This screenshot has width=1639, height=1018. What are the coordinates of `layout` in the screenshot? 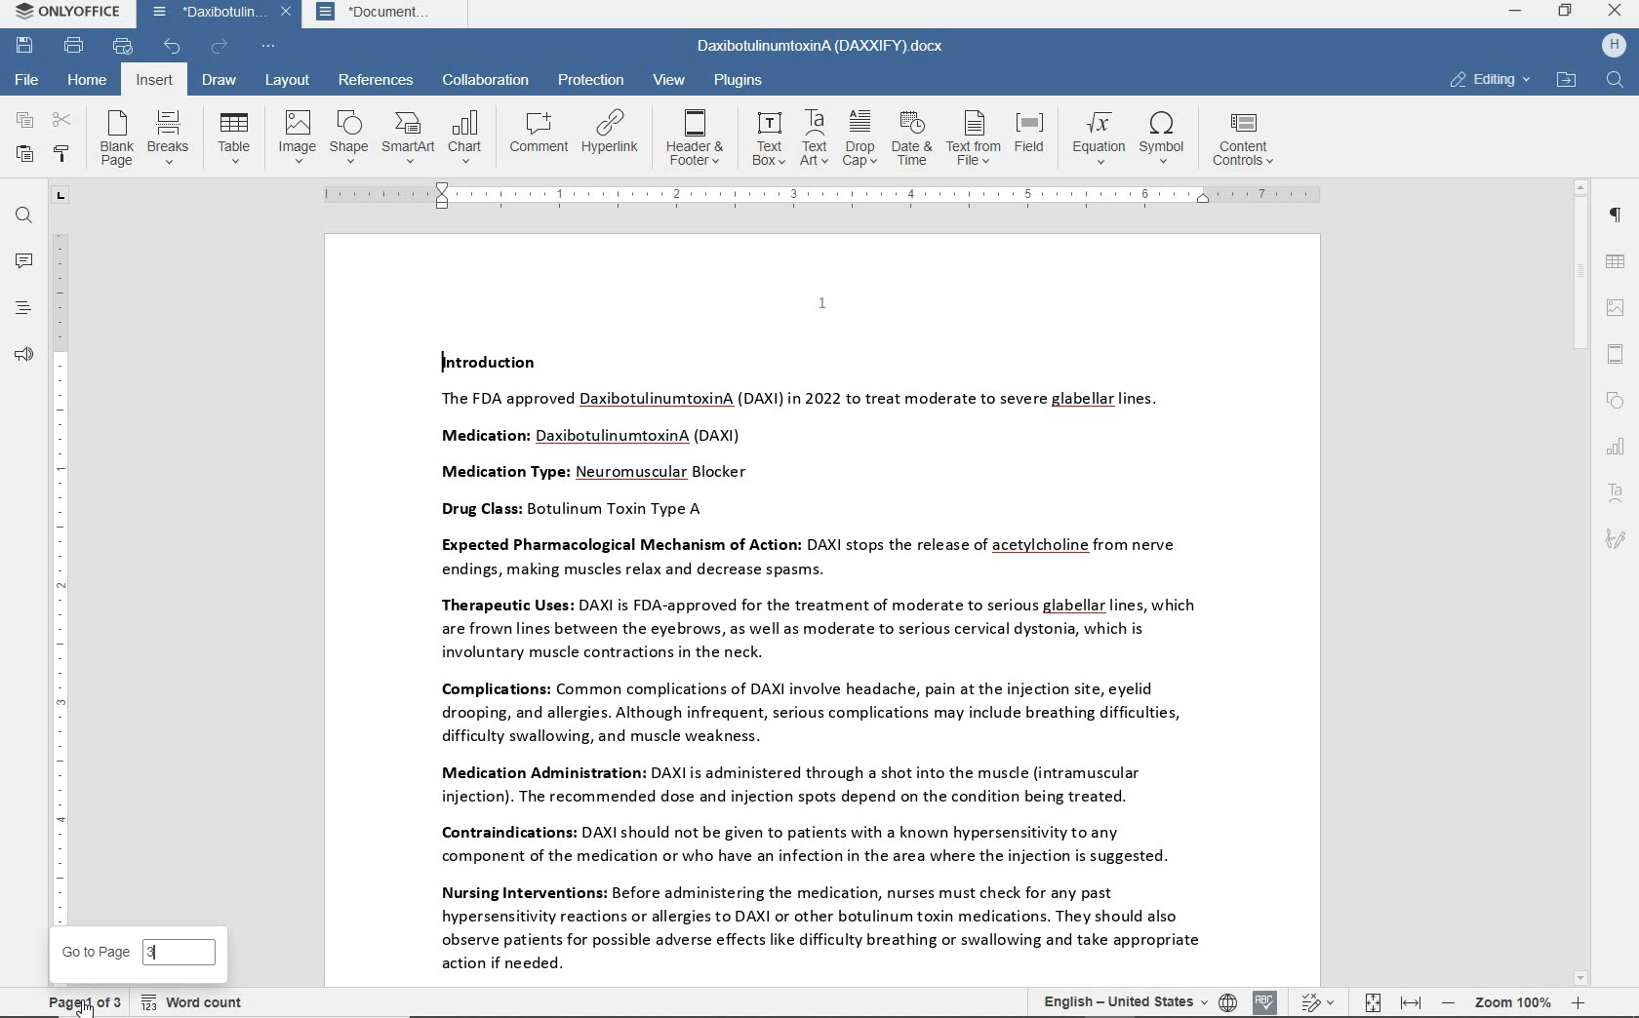 It's located at (286, 82).